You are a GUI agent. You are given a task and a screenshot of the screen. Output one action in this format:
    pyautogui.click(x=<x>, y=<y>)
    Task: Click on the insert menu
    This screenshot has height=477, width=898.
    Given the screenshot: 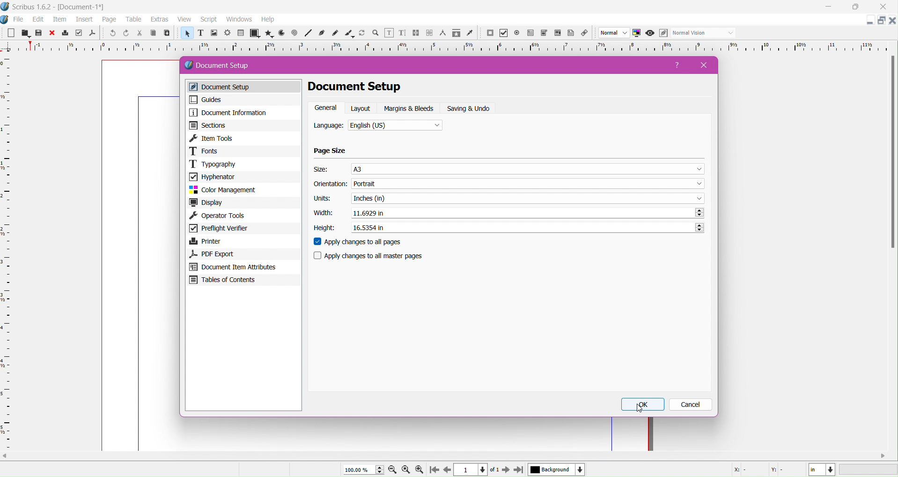 What is the action you would take?
    pyautogui.click(x=84, y=20)
    